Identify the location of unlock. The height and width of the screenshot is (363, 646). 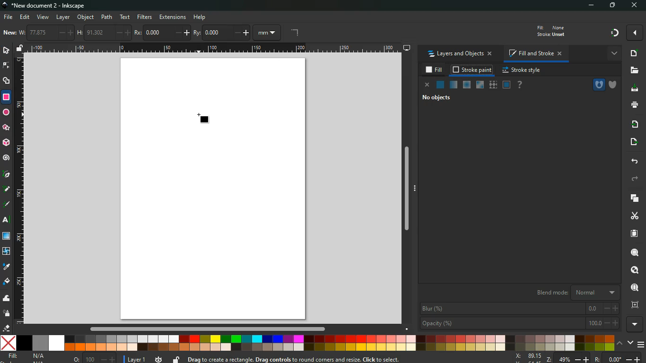
(175, 359).